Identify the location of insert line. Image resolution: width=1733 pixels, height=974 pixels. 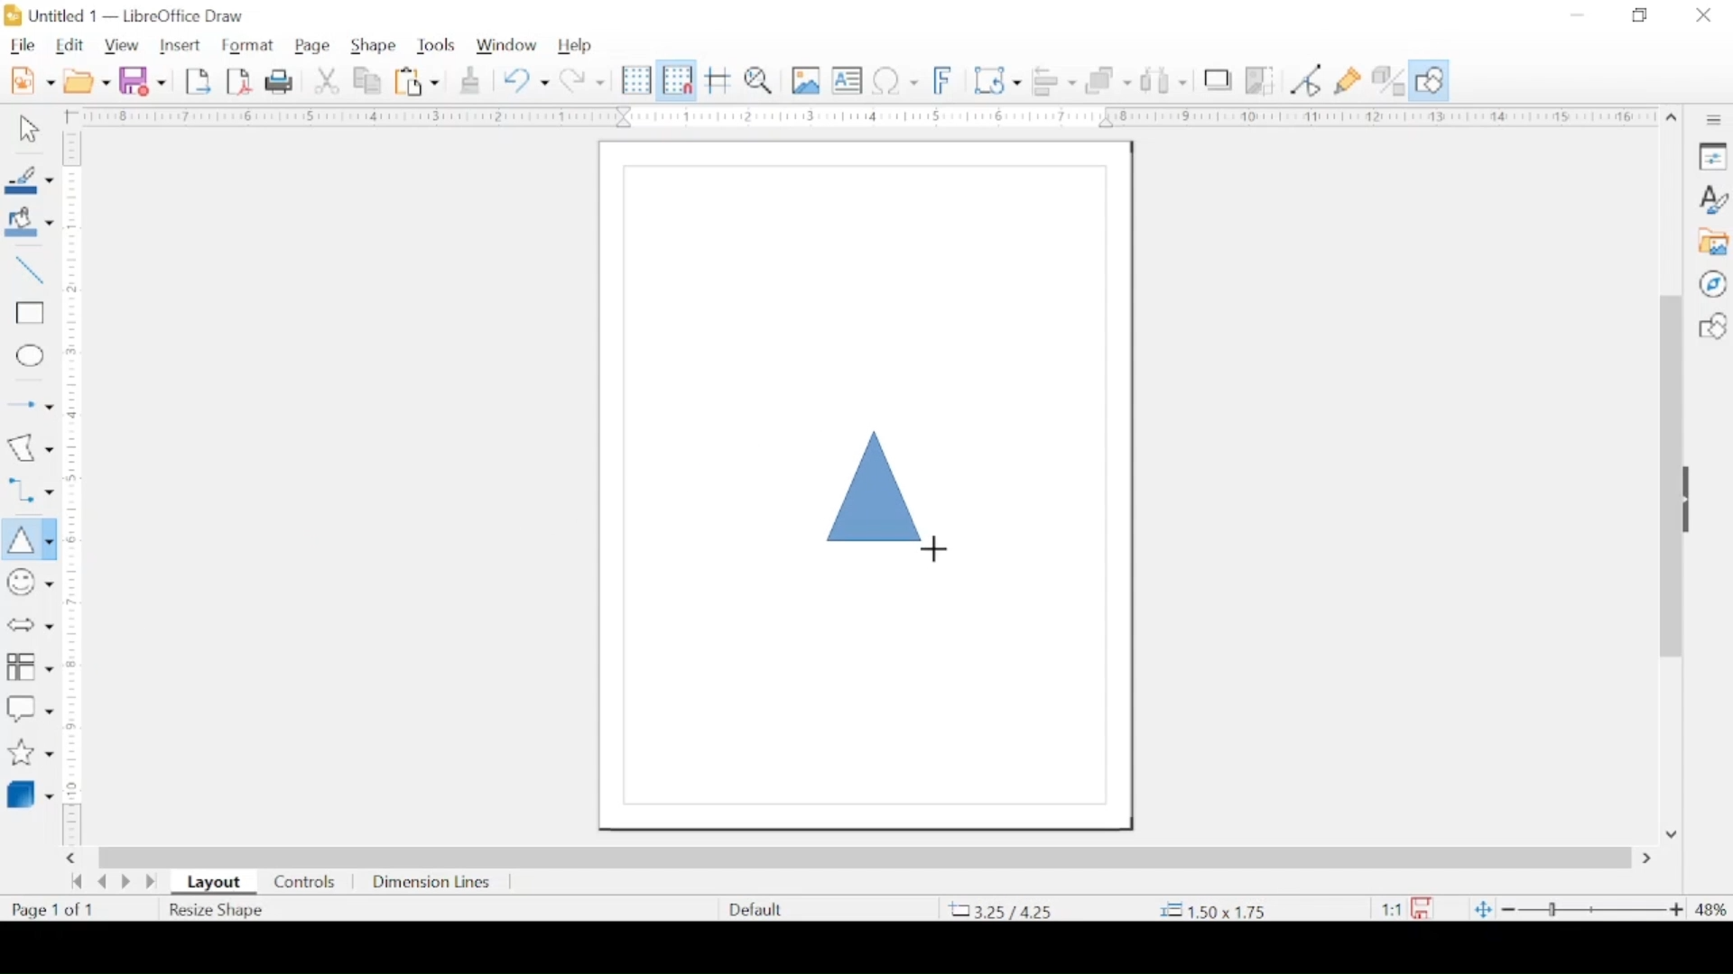
(29, 271).